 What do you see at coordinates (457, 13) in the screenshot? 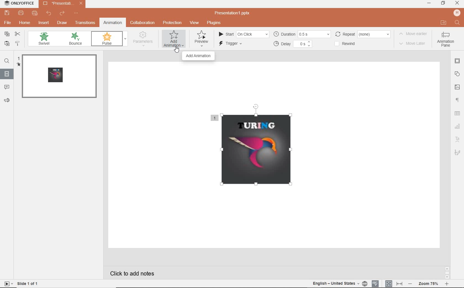
I see `hp` at bounding box center [457, 13].